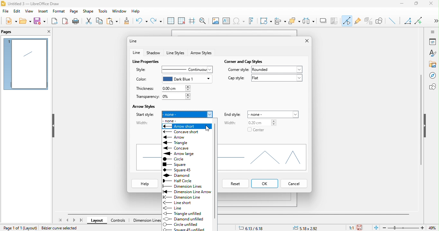 This screenshot has height=231, width=439. Describe the element at coordinates (17, 12) in the screenshot. I see `edit` at that location.